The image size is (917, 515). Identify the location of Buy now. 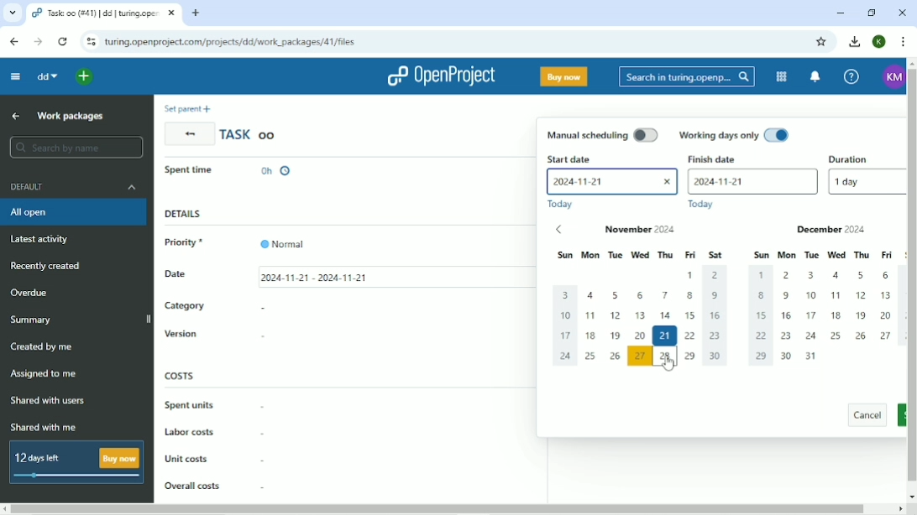
(564, 77).